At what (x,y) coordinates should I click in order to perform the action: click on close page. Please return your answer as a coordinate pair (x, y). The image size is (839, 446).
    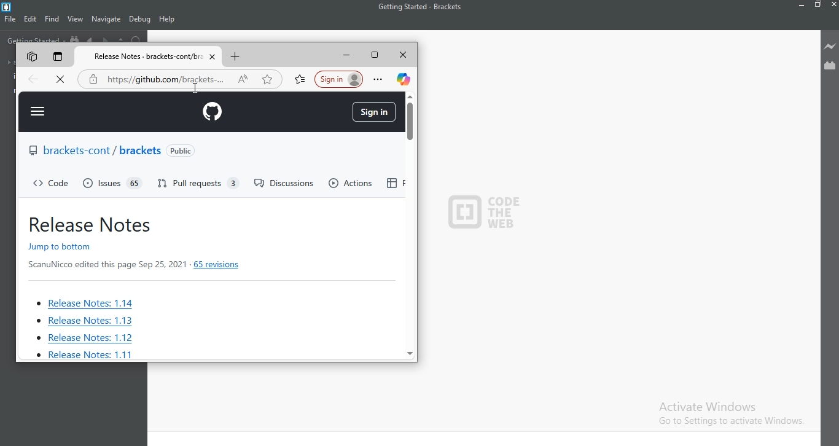
    Looking at the image, I should click on (62, 81).